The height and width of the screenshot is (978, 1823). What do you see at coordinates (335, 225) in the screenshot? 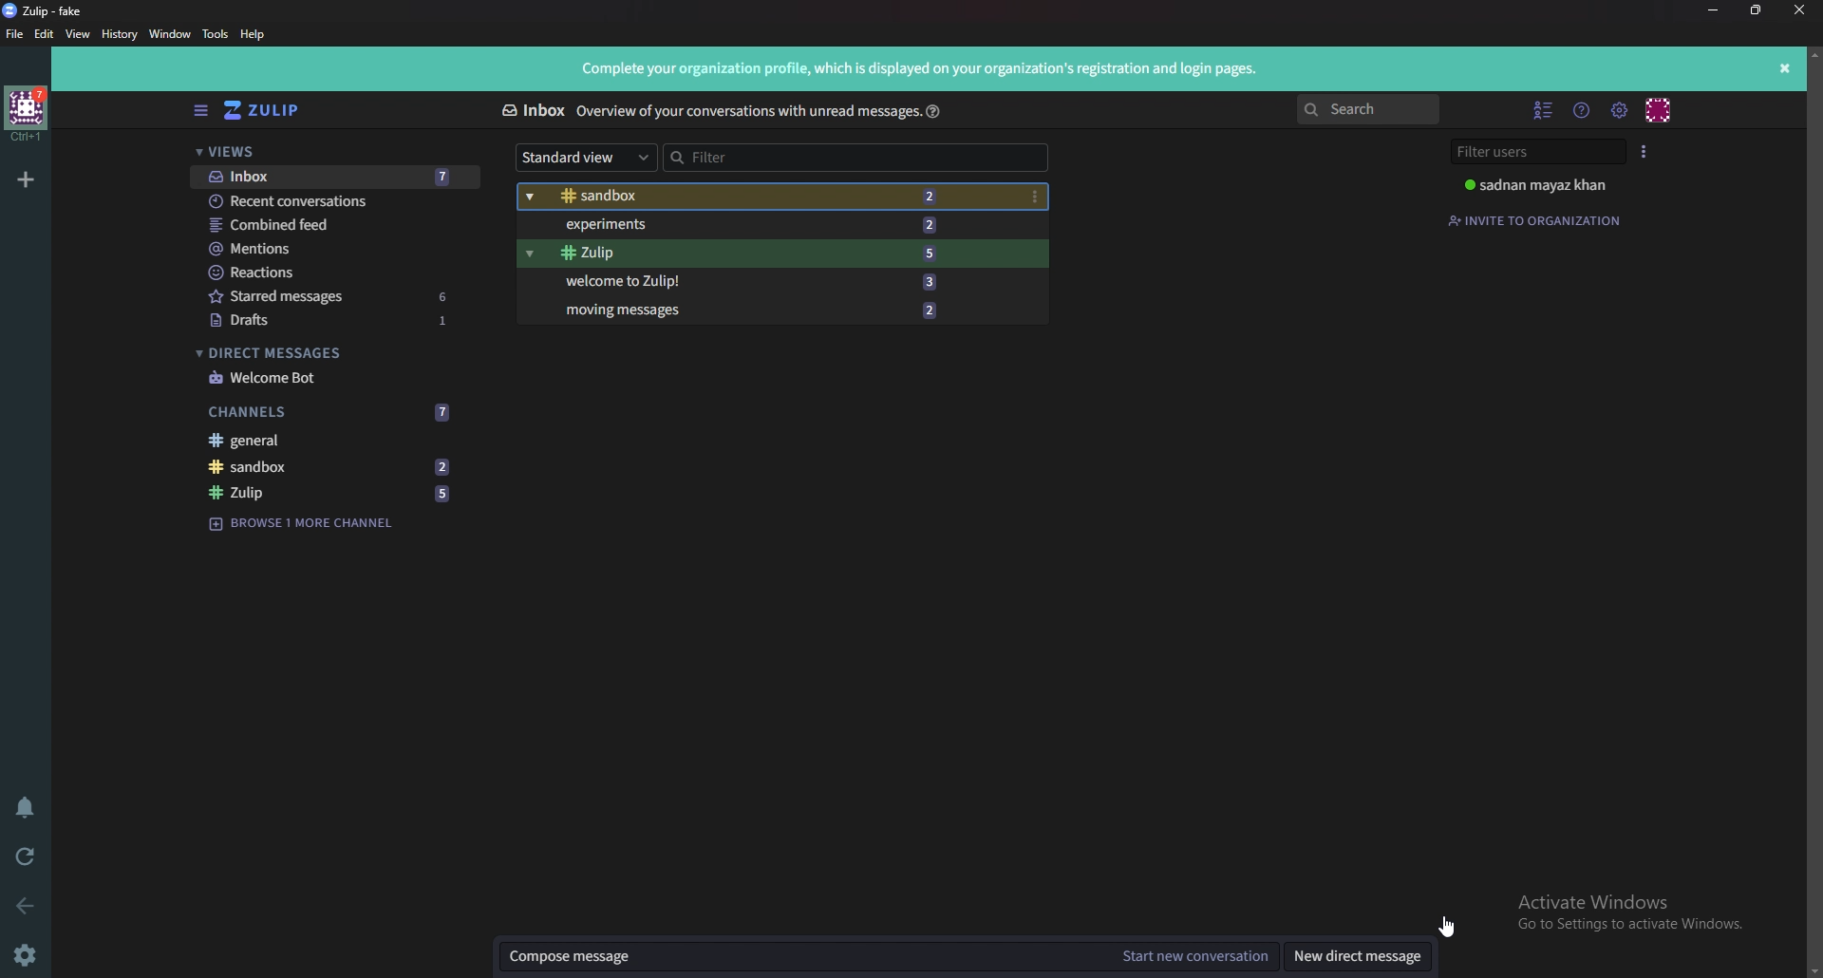
I see `Combined feed` at bounding box center [335, 225].